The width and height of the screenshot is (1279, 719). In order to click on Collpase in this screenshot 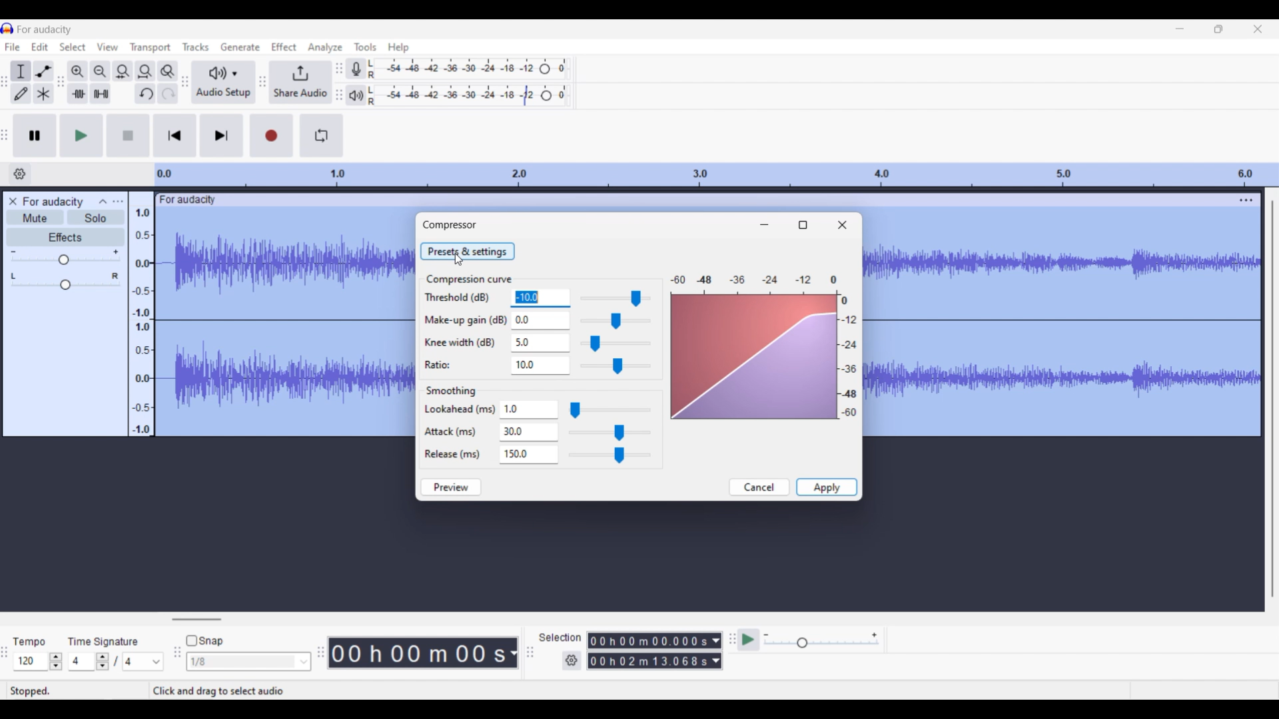, I will do `click(104, 201)`.